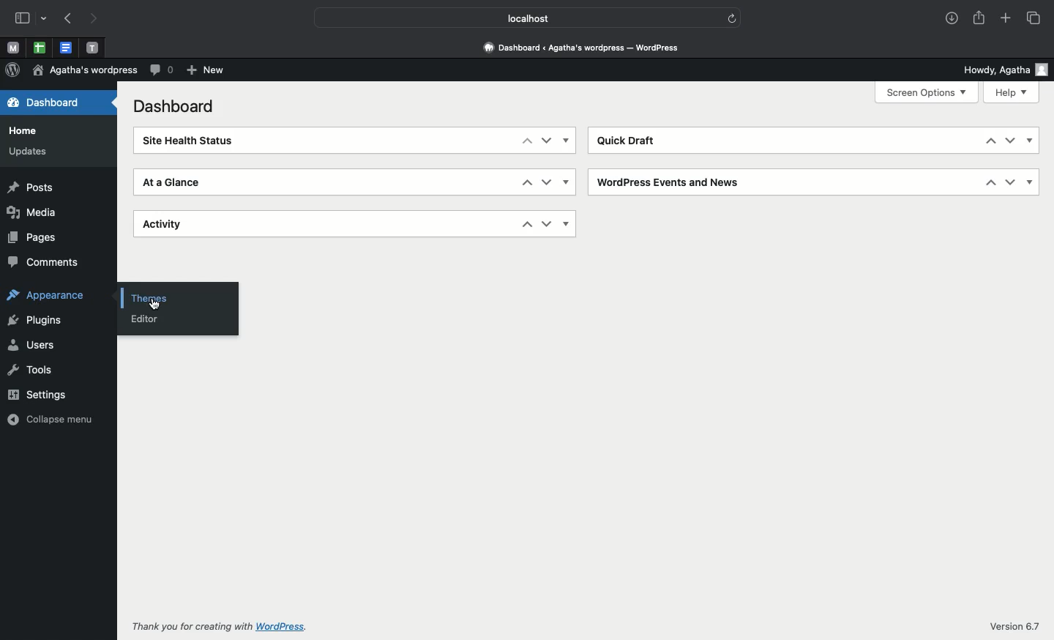 Image resolution: width=1054 pixels, height=640 pixels. Describe the element at coordinates (12, 70) in the screenshot. I see `Wordpress` at that location.